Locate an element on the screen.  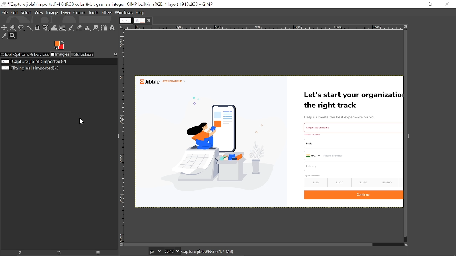
Pixels is located at coordinates (156, 251).